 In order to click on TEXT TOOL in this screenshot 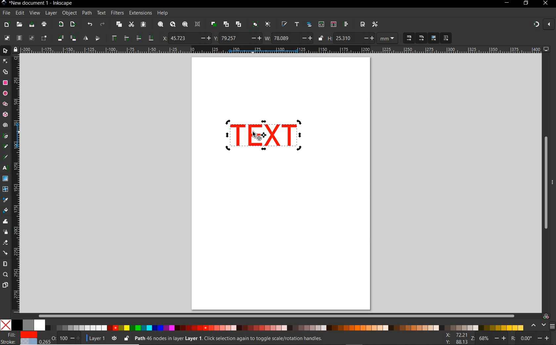, I will do `click(6, 168)`.